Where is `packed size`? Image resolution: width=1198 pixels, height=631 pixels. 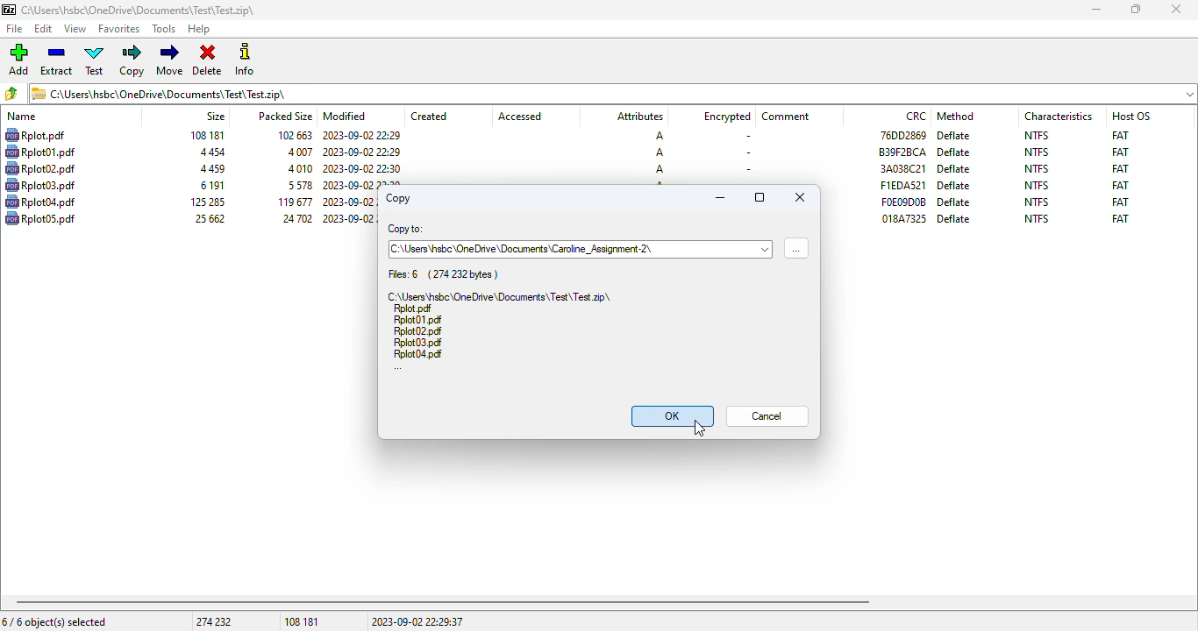 packed size is located at coordinates (296, 185).